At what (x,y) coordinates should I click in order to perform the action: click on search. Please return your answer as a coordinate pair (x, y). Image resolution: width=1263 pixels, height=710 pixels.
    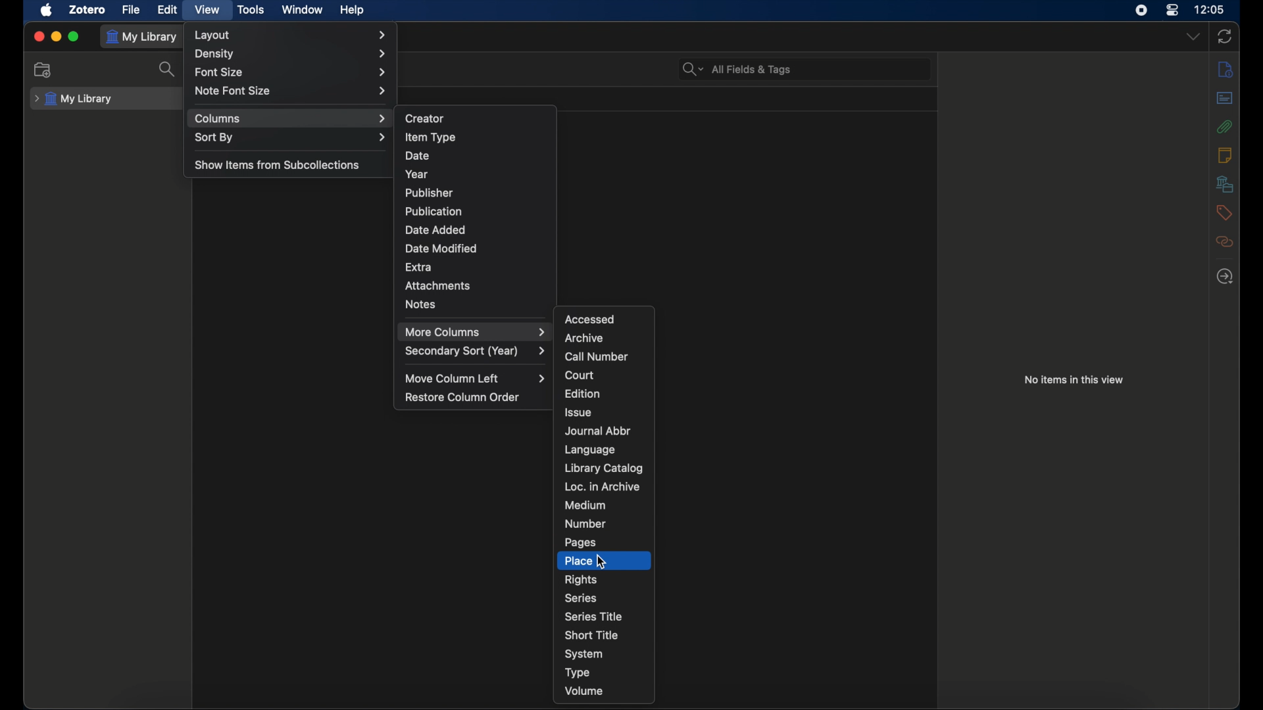
    Looking at the image, I should click on (169, 69).